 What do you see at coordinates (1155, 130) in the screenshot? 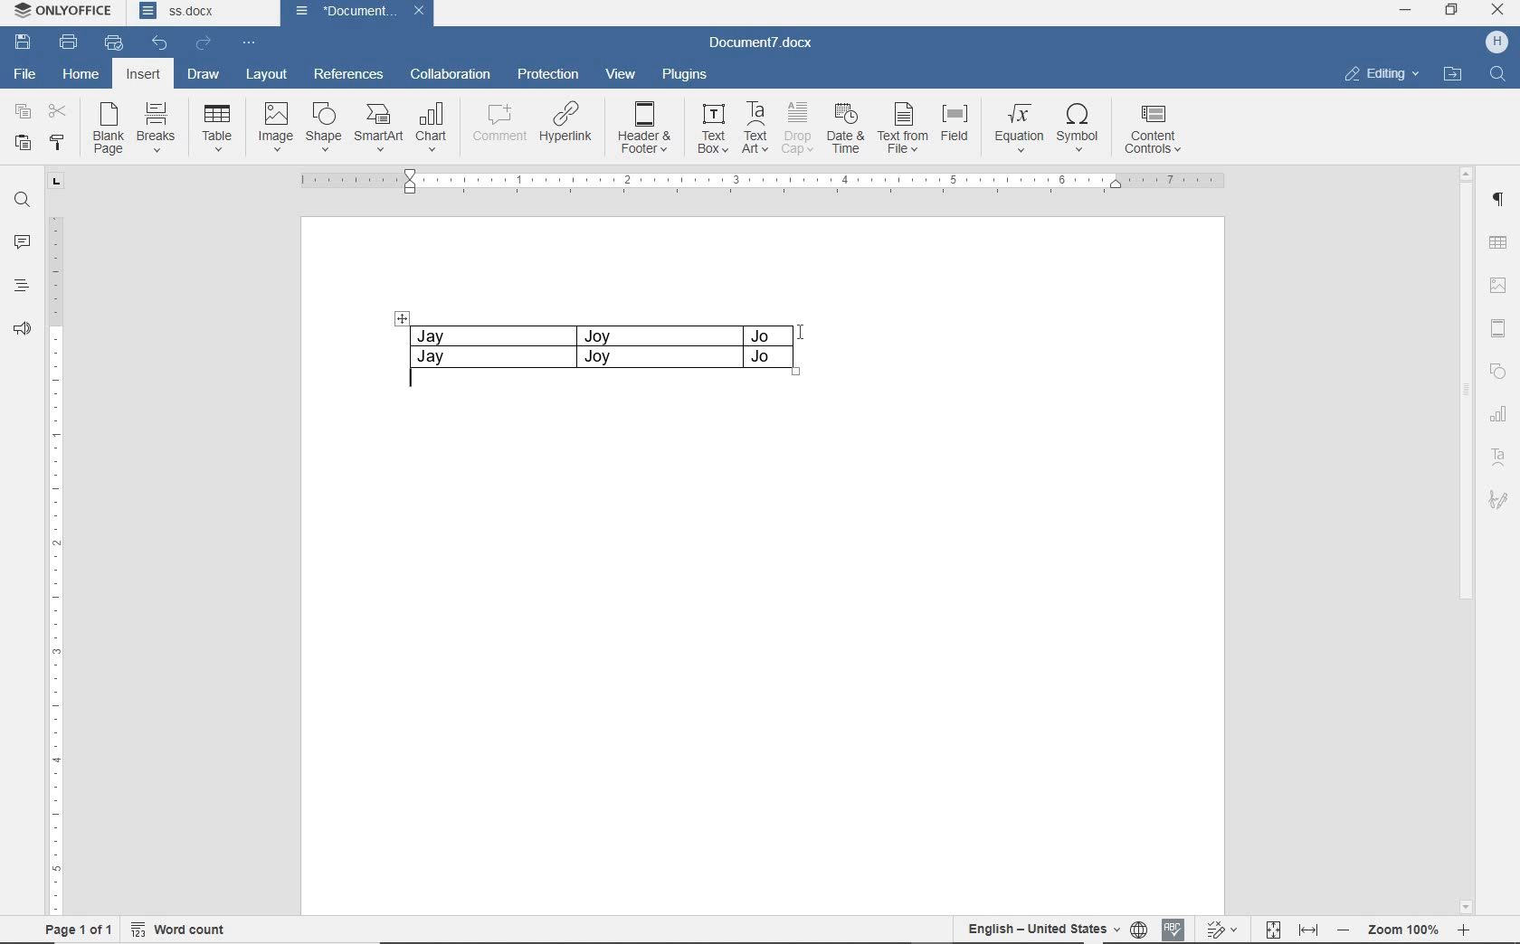
I see `CONTENT CONTROLS` at bounding box center [1155, 130].